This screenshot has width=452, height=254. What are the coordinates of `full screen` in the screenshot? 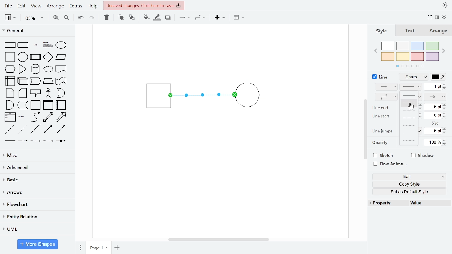 It's located at (430, 18).